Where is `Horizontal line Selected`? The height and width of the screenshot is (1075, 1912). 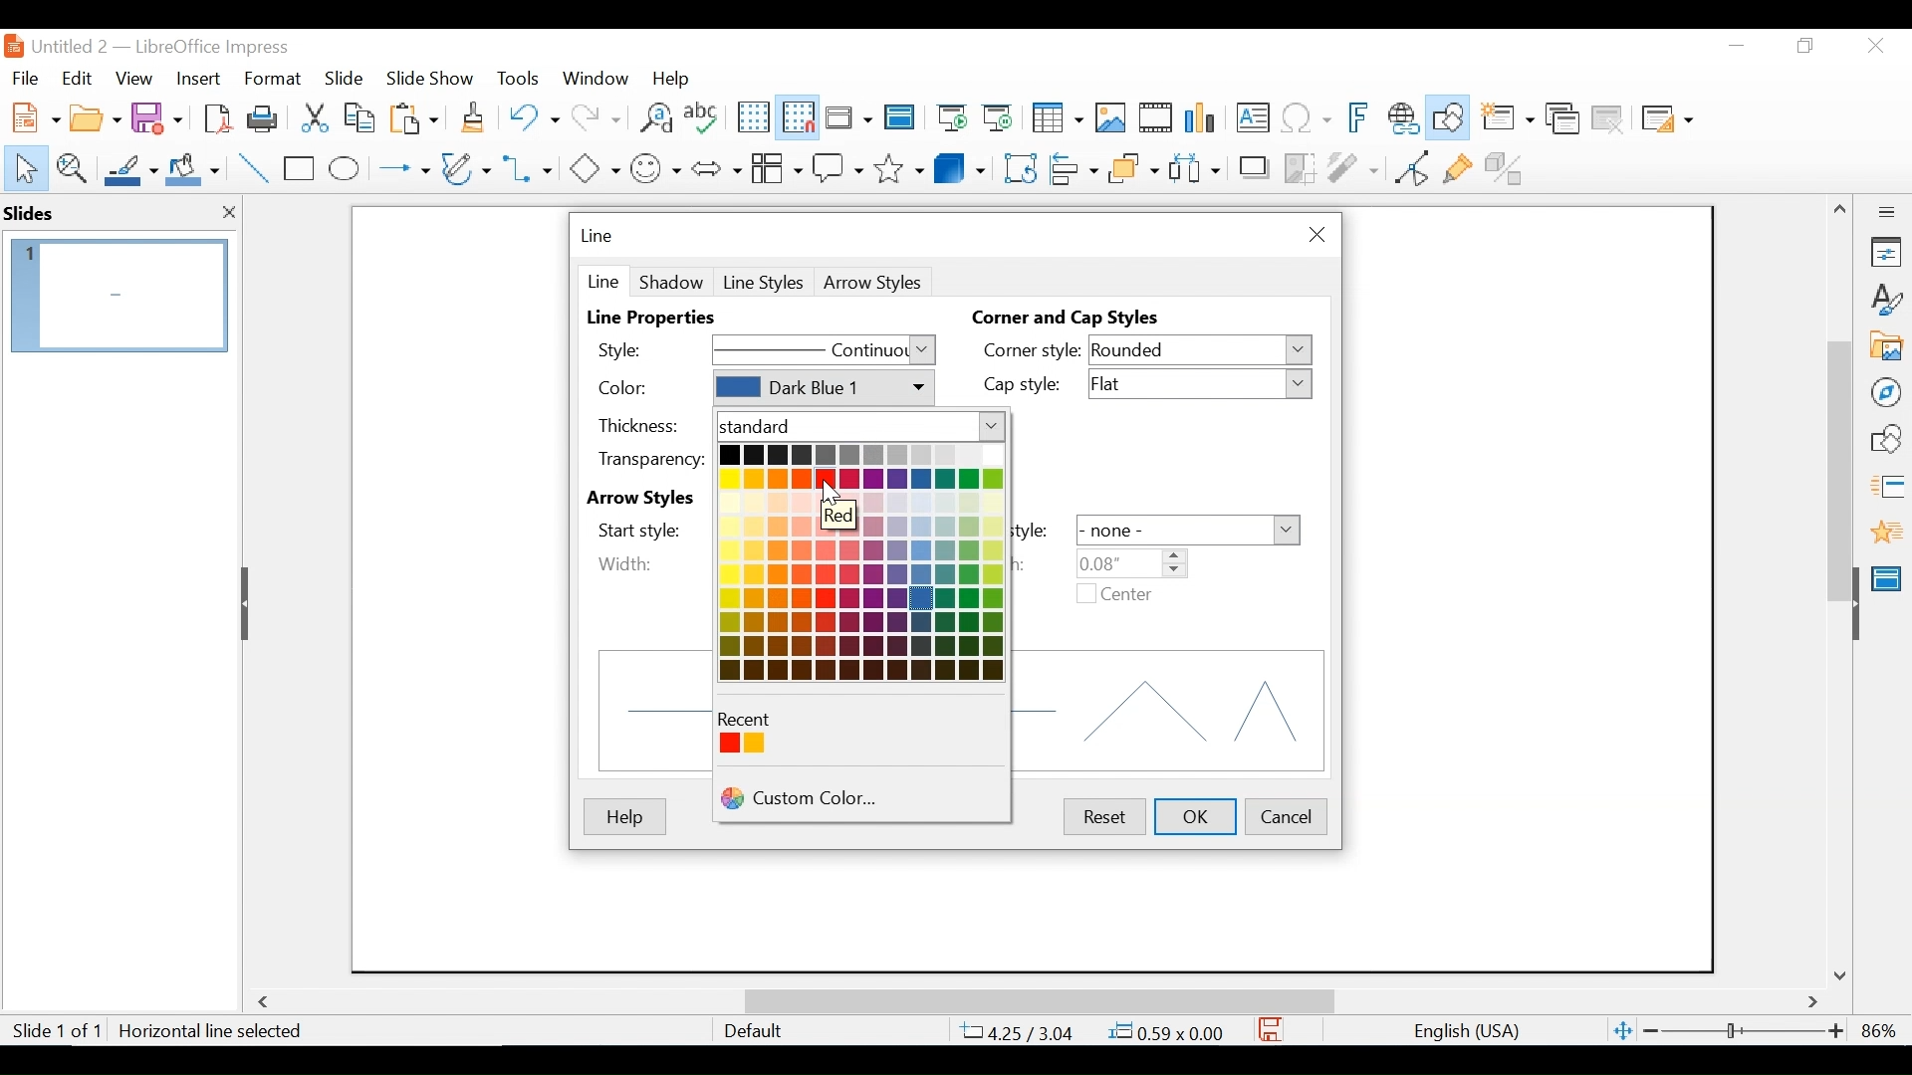 Horizontal line Selected is located at coordinates (213, 1031).